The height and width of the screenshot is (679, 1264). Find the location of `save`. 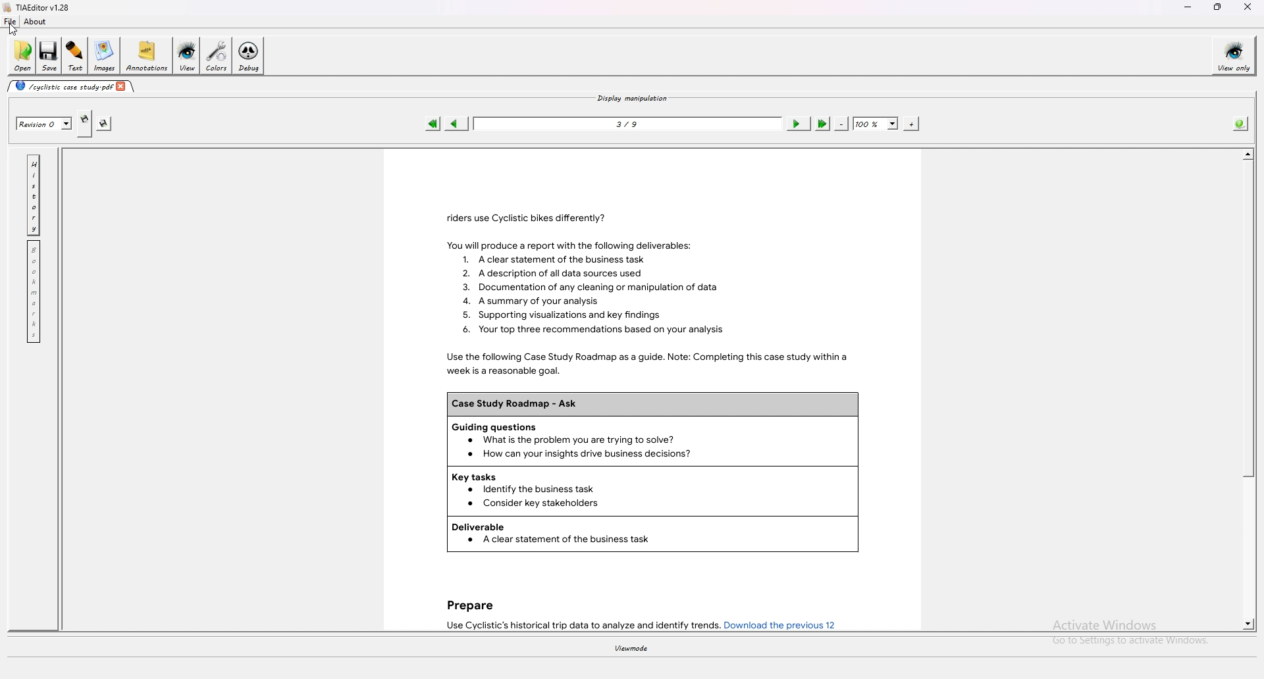

save is located at coordinates (50, 55).